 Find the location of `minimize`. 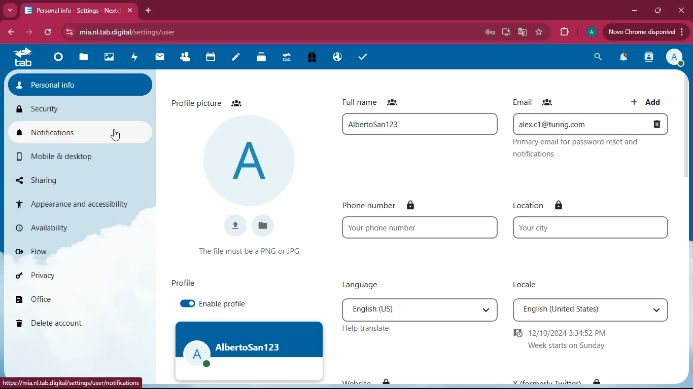

minimize is located at coordinates (633, 13).